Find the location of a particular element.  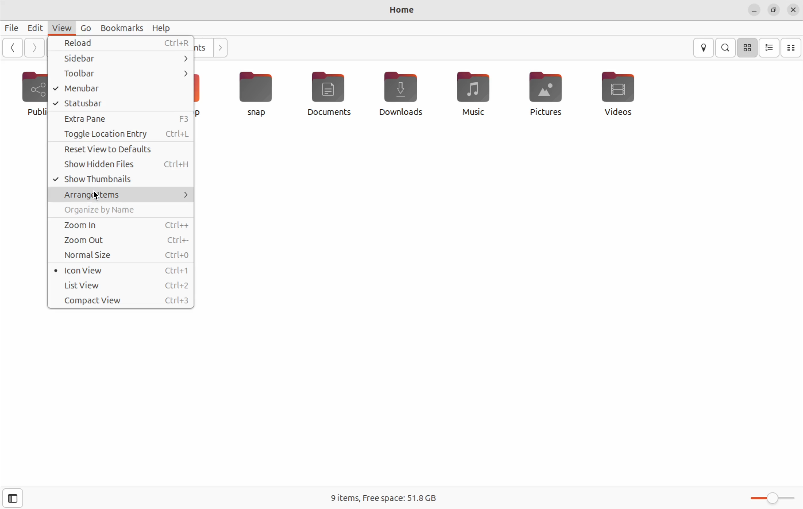

tool bar is located at coordinates (122, 73).